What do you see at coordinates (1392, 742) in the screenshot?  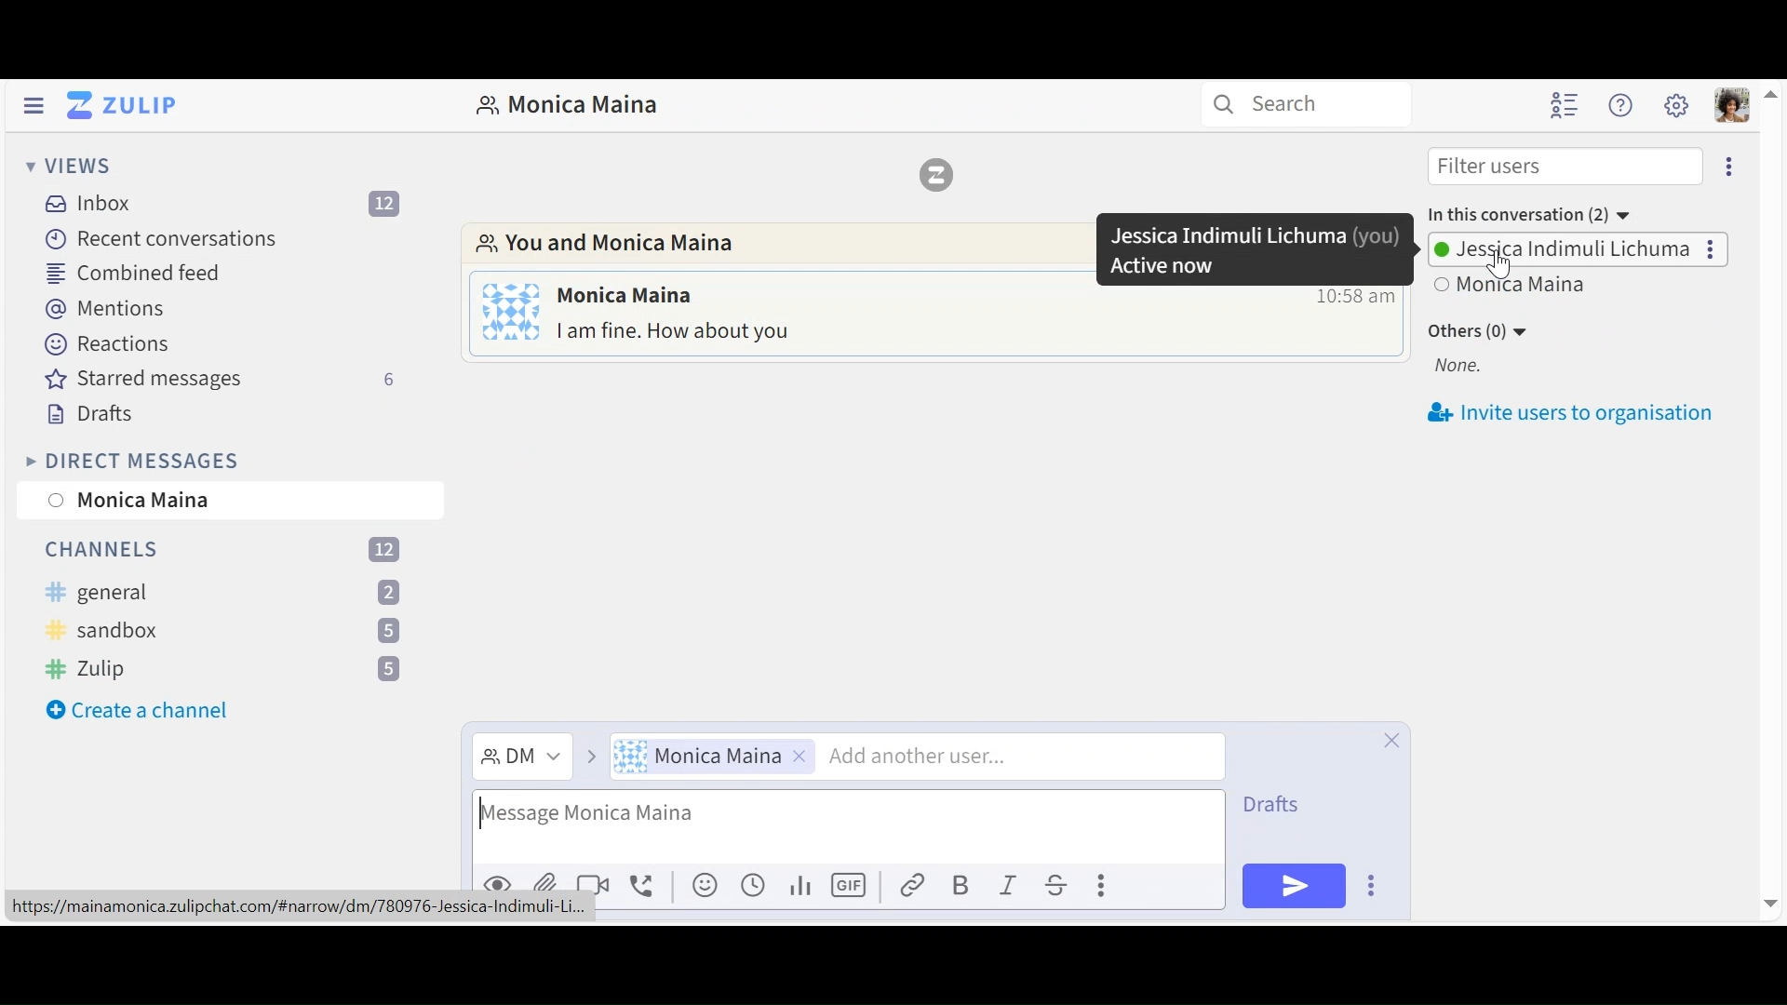 I see `Close` at bounding box center [1392, 742].